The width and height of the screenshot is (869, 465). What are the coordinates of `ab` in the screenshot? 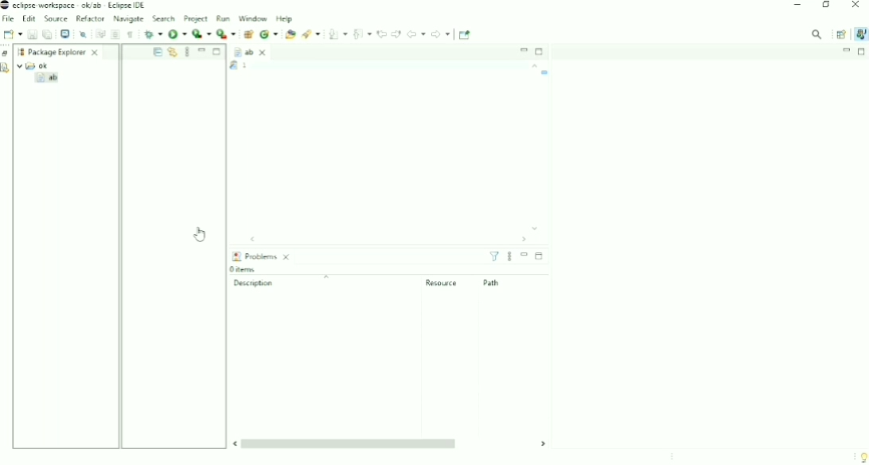 It's located at (251, 53).